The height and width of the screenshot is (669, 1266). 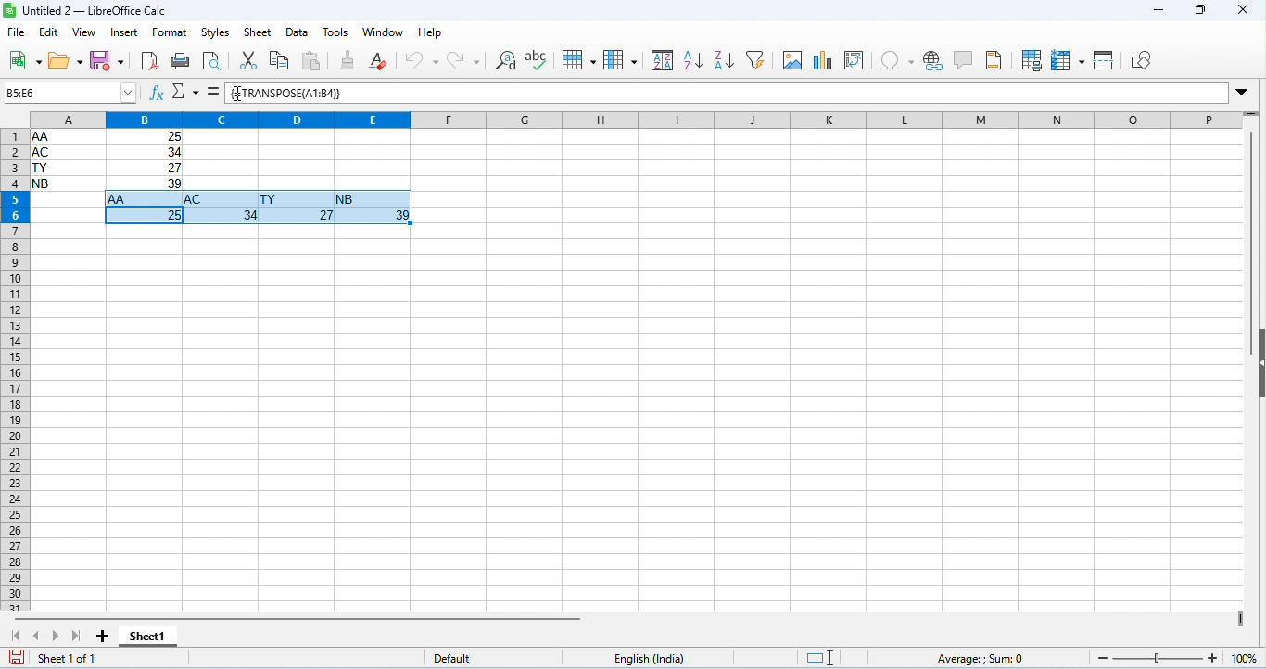 What do you see at coordinates (66, 63) in the screenshot?
I see `open` at bounding box center [66, 63].